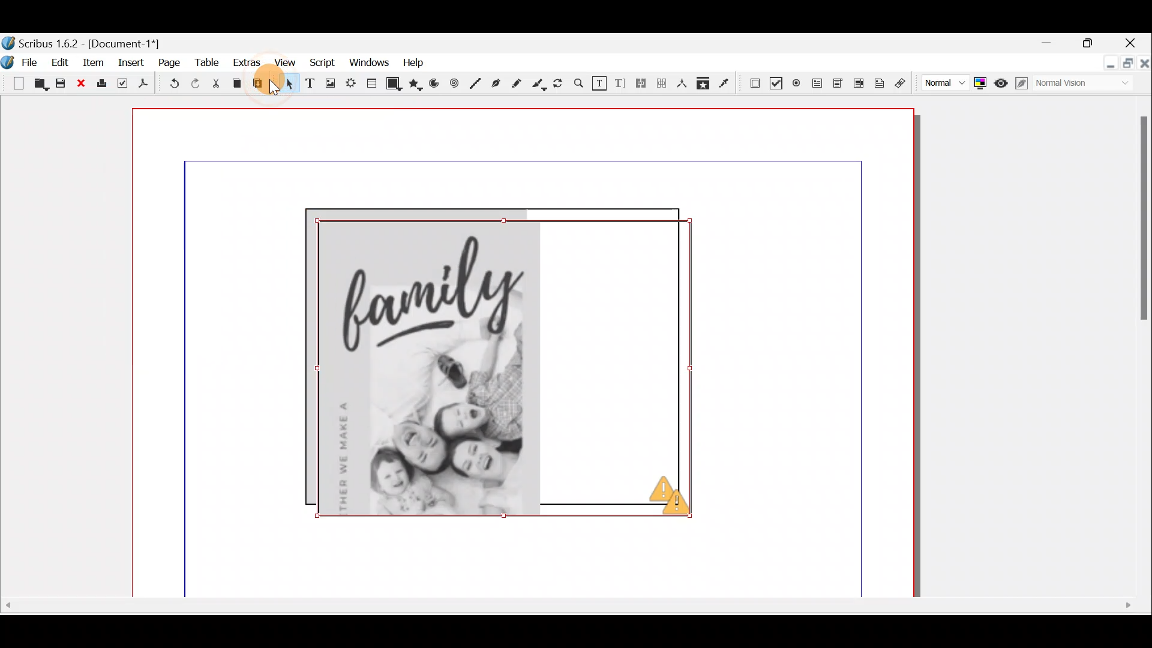  What do you see at coordinates (219, 83) in the screenshot?
I see `Cut` at bounding box center [219, 83].